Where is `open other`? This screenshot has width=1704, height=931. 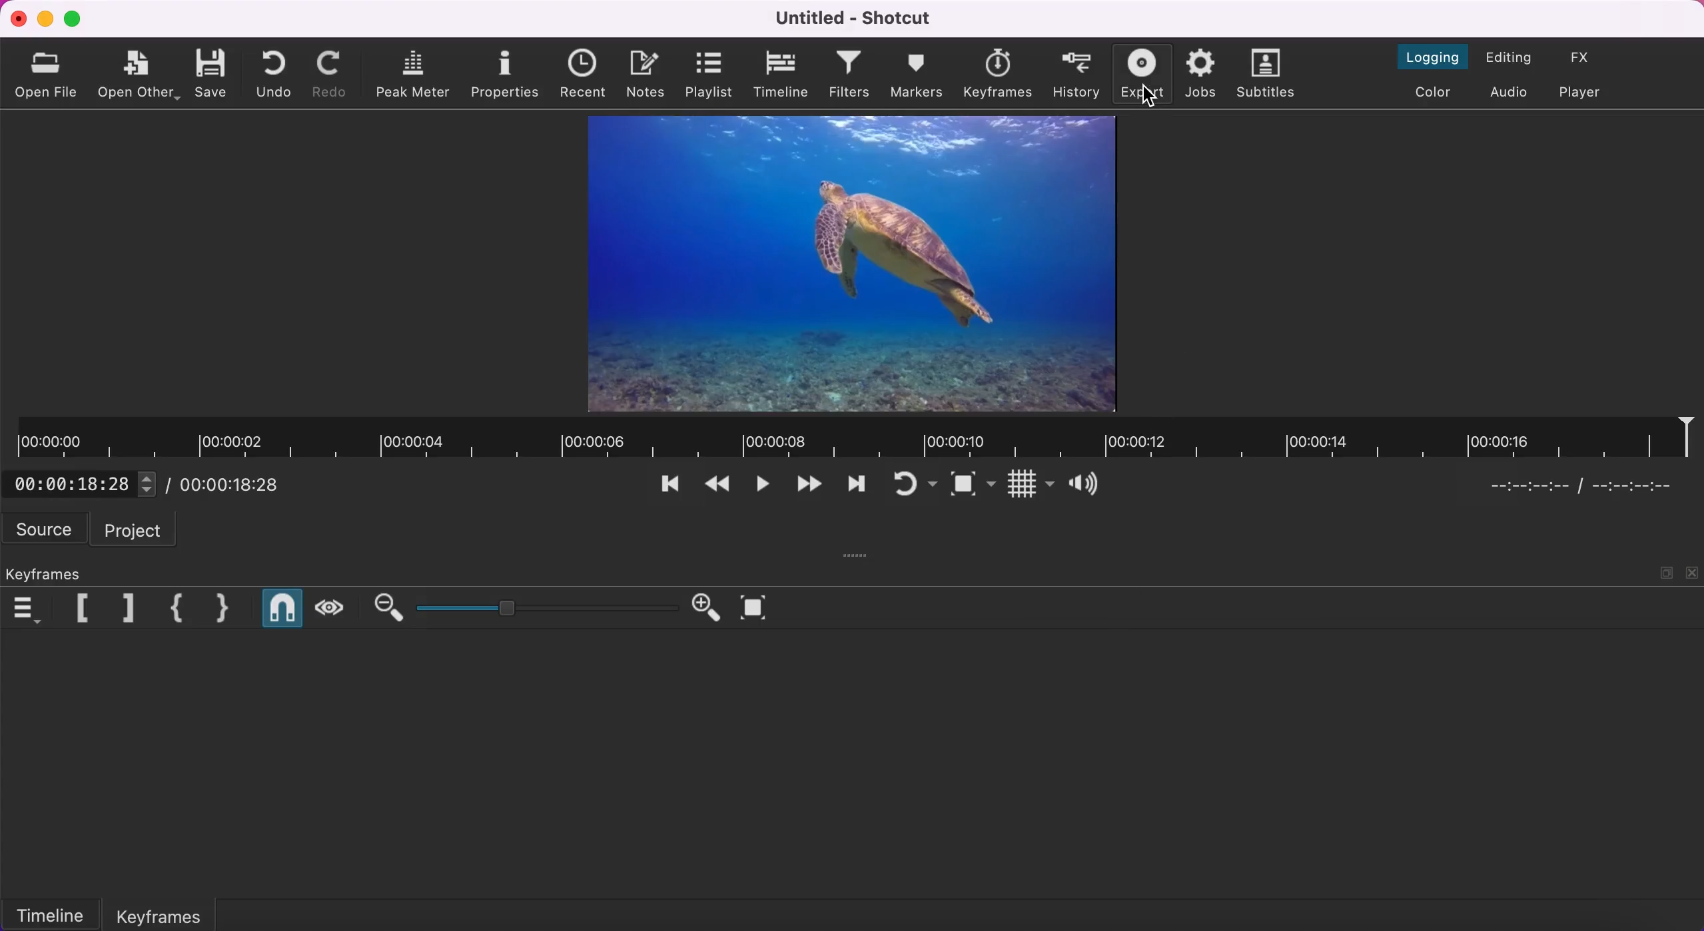
open other is located at coordinates (139, 75).